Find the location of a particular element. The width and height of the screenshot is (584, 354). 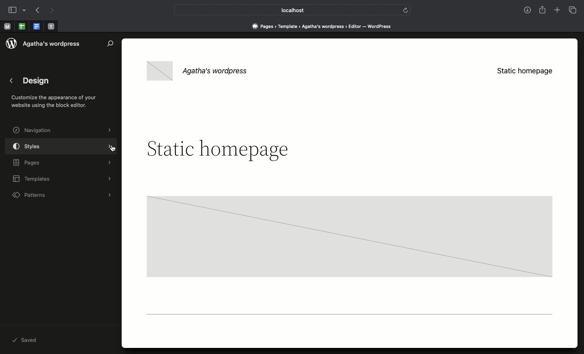

Tabs is located at coordinates (573, 10).